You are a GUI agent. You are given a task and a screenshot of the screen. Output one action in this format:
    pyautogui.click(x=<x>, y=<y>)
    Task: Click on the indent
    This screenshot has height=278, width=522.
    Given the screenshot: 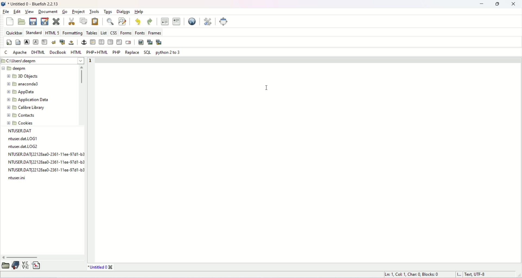 What is the action you would take?
    pyautogui.click(x=177, y=21)
    